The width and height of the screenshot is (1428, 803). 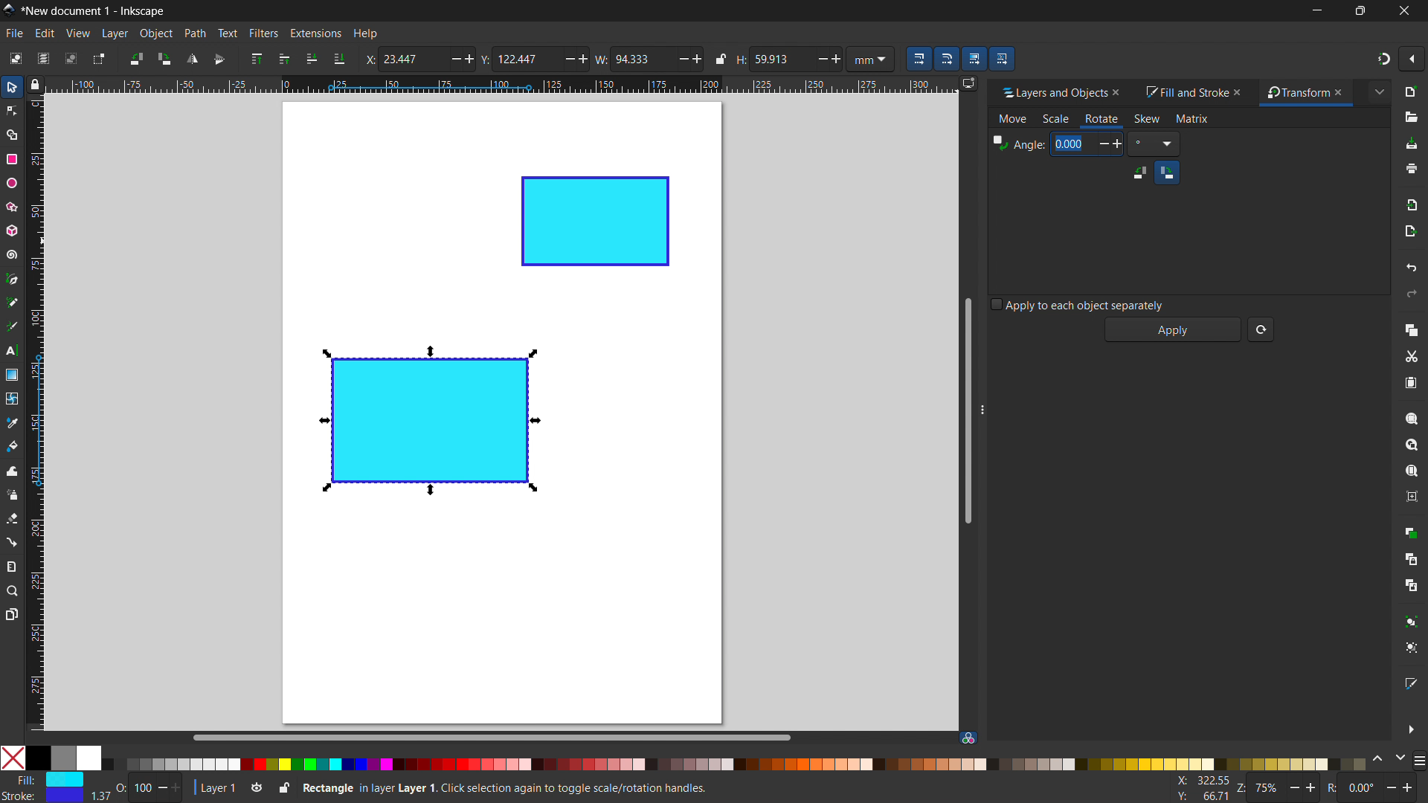 What do you see at coordinates (12, 471) in the screenshot?
I see `tweak tool` at bounding box center [12, 471].